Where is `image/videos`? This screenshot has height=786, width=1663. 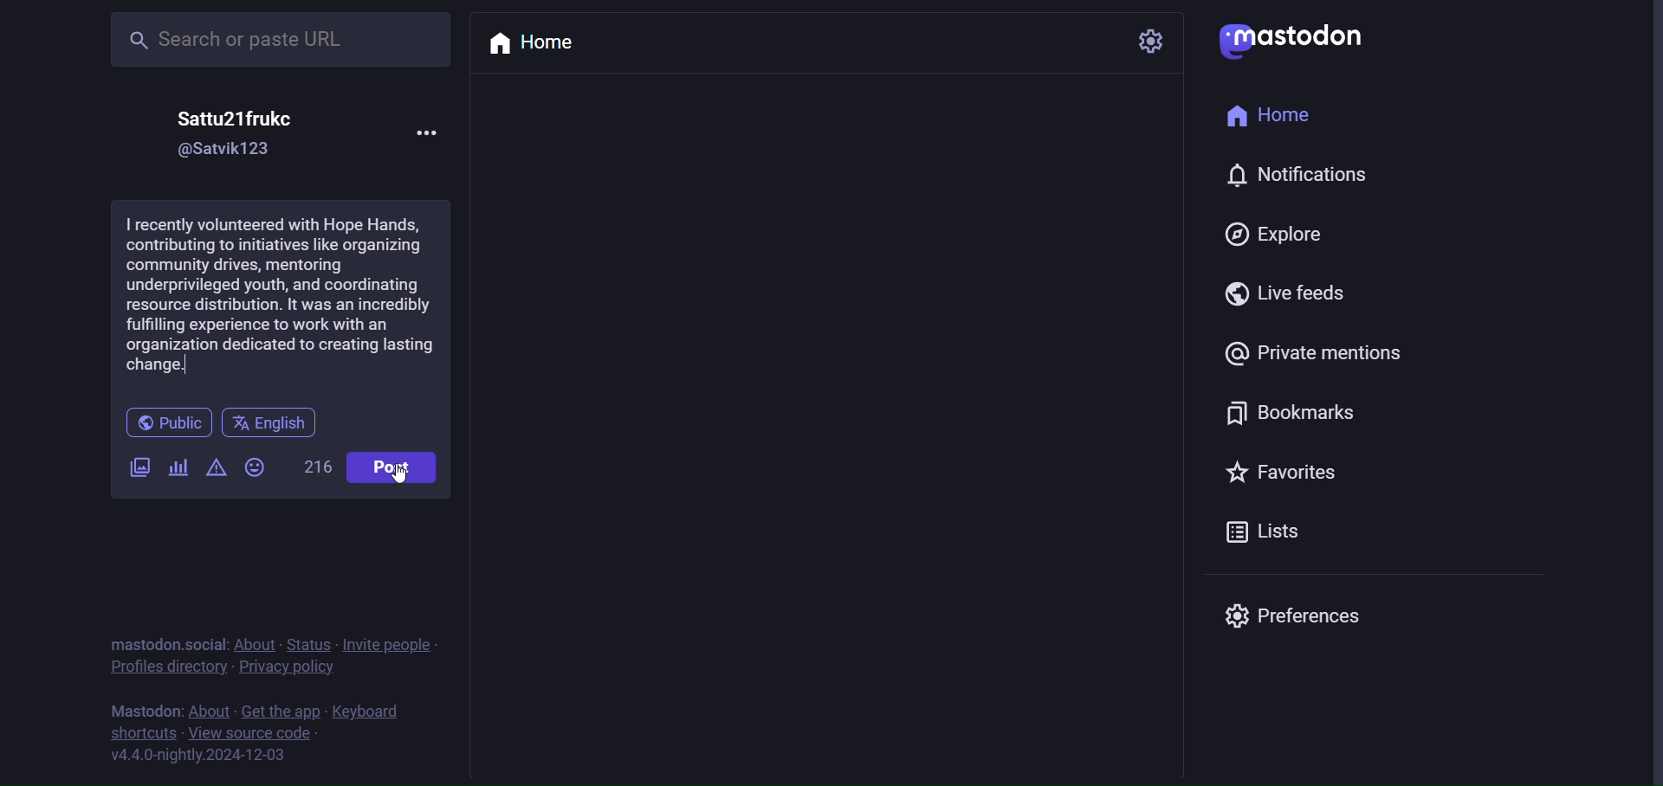 image/videos is located at coordinates (138, 466).